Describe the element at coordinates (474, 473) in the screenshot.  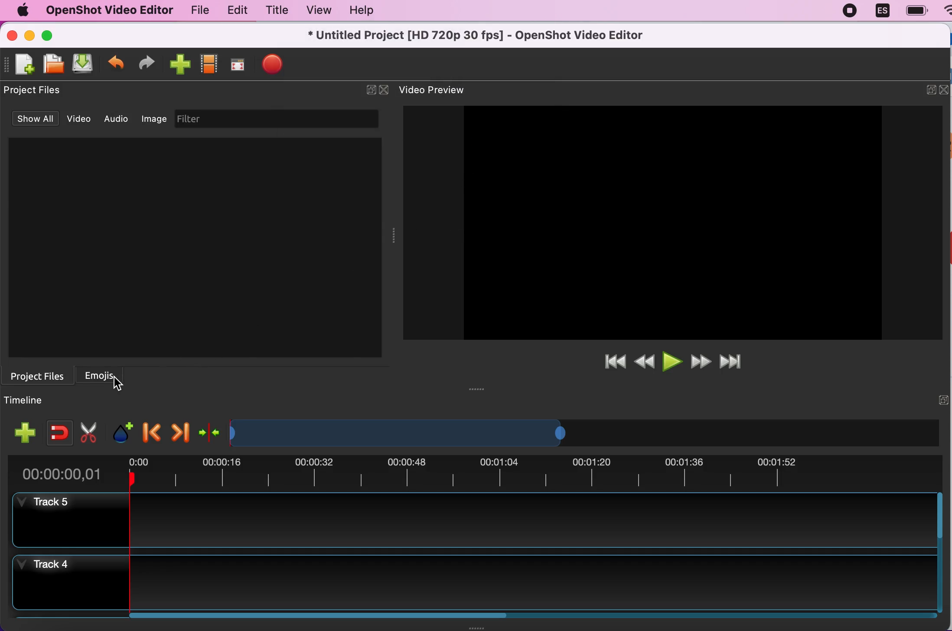
I see `time duration` at that location.